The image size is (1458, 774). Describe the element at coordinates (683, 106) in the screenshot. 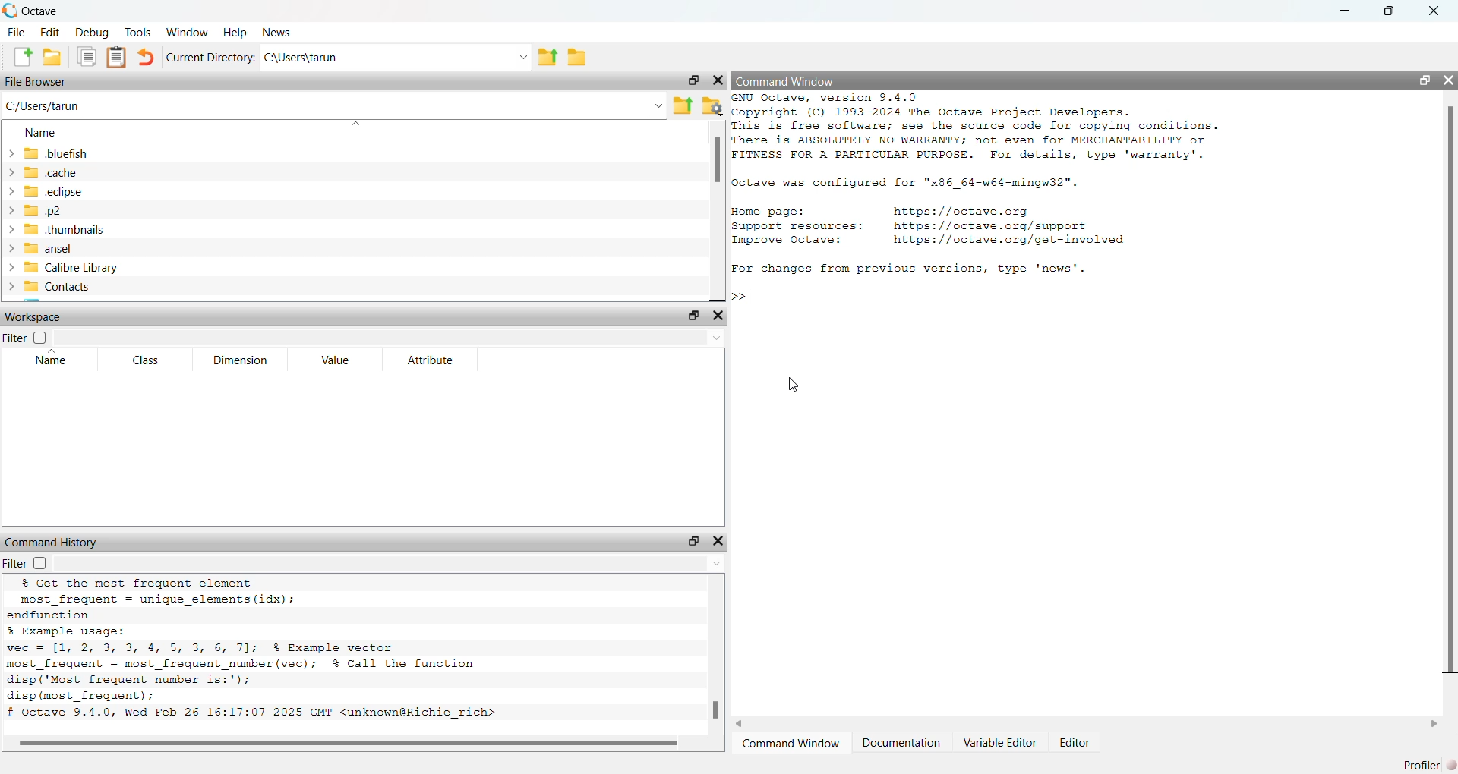

I see `One directory up` at that location.